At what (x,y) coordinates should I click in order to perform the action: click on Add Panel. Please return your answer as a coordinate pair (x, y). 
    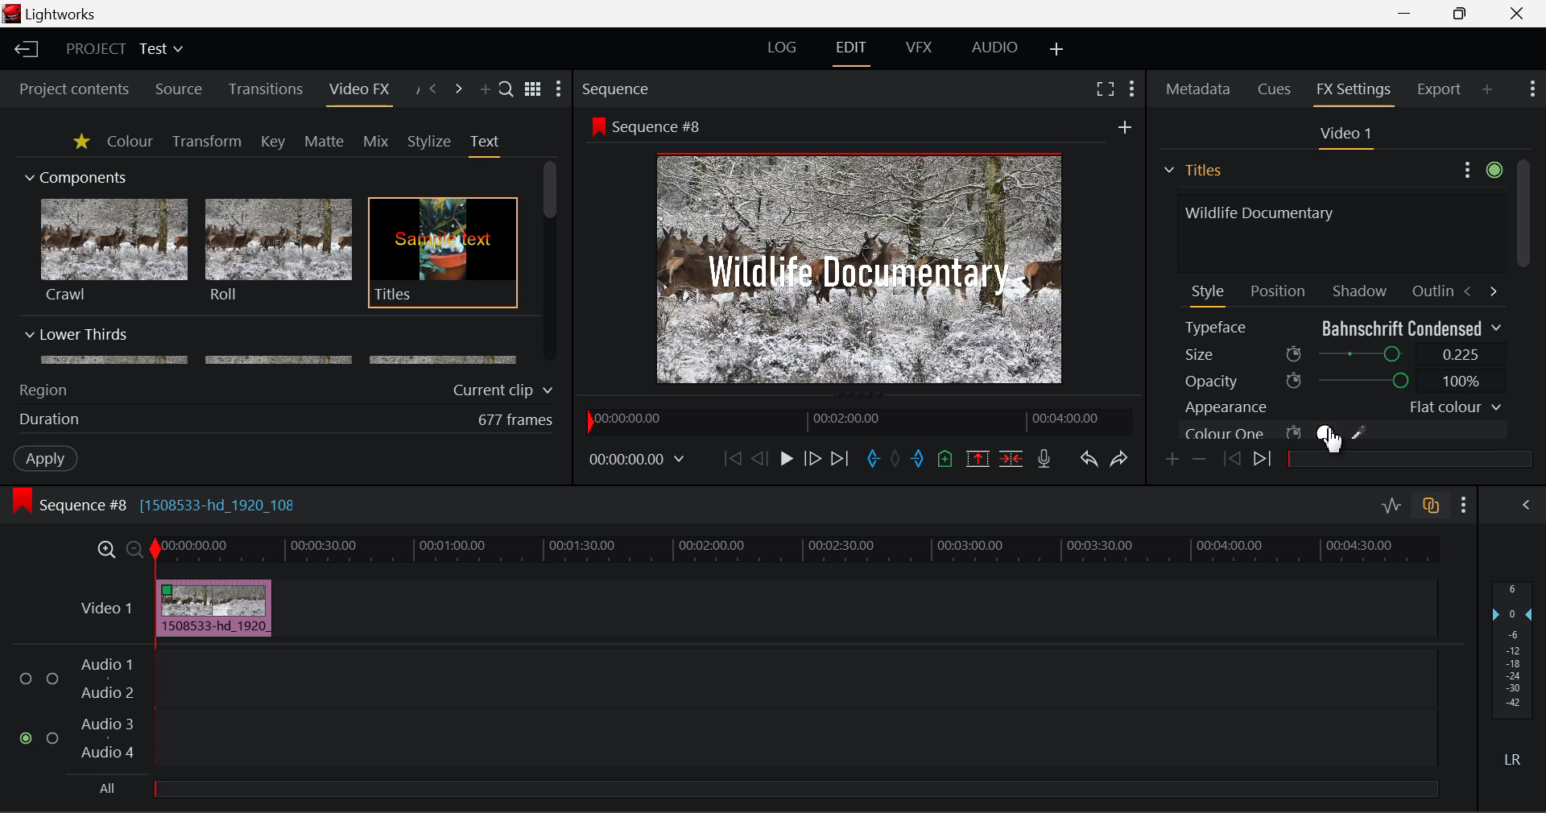
    Looking at the image, I should click on (1487, 89).